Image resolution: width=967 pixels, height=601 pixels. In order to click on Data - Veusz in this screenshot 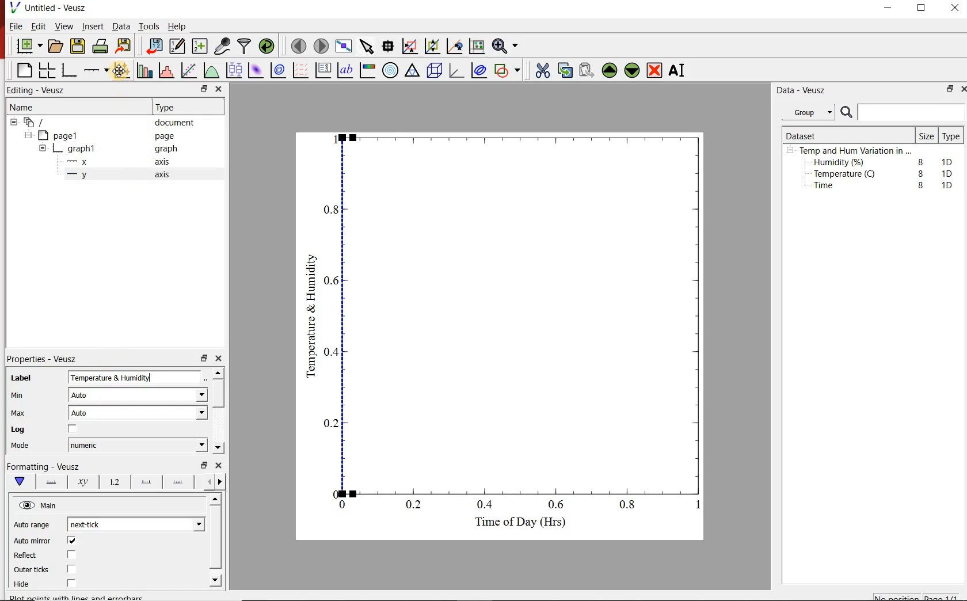, I will do `click(804, 90)`.